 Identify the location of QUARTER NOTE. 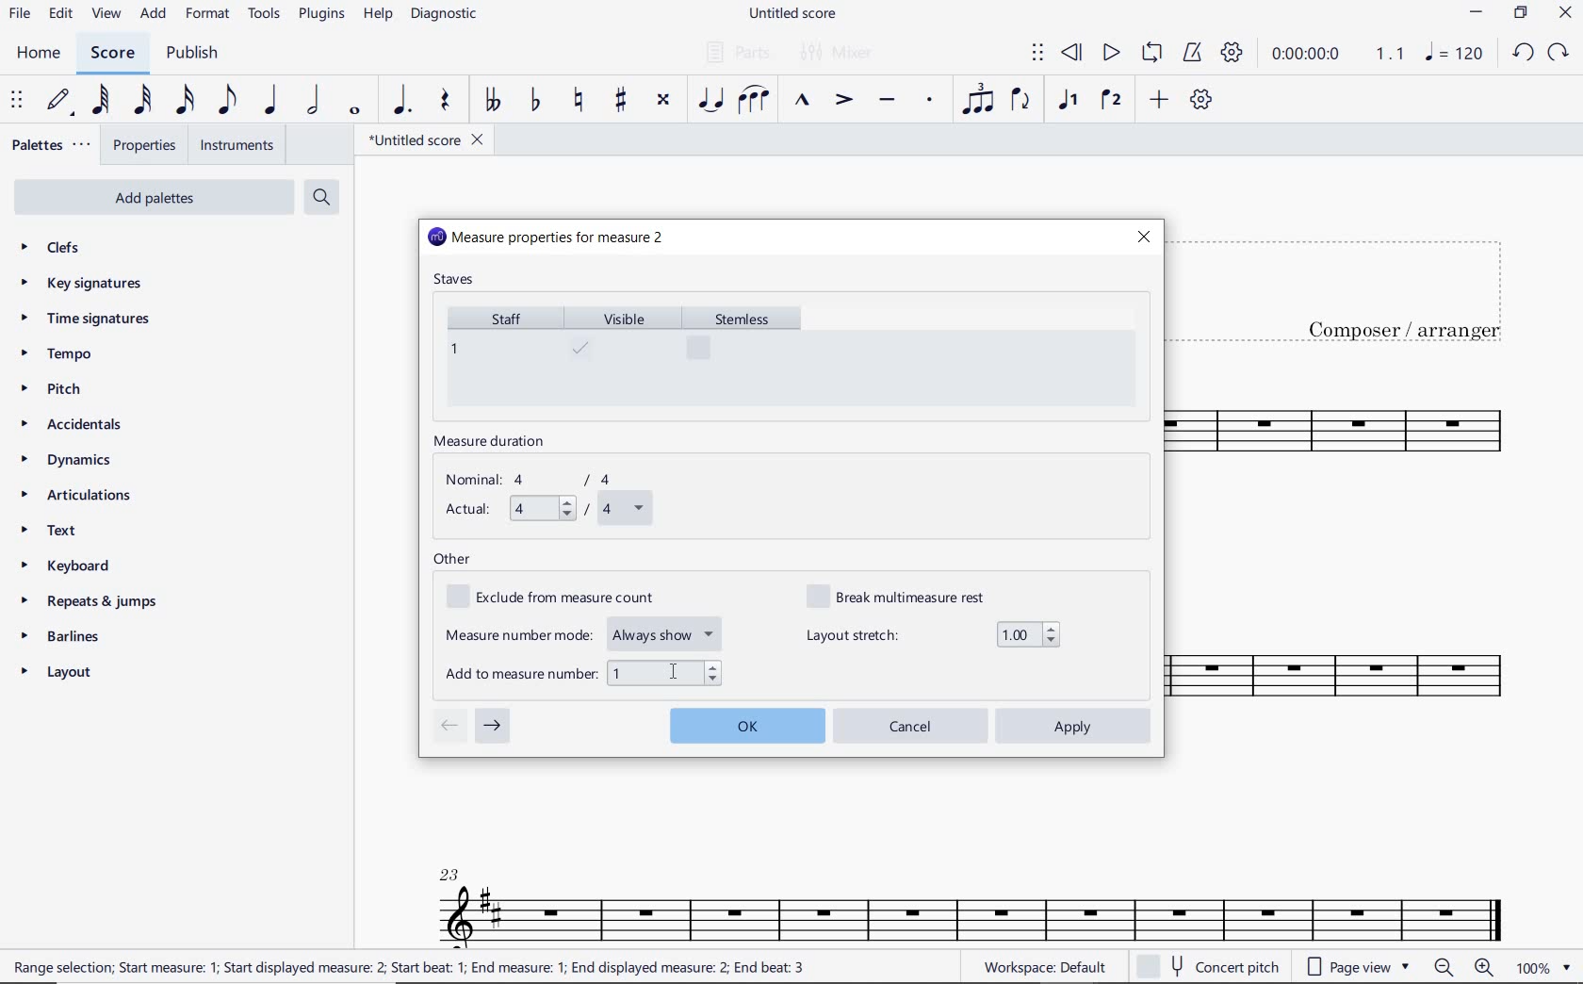
(271, 101).